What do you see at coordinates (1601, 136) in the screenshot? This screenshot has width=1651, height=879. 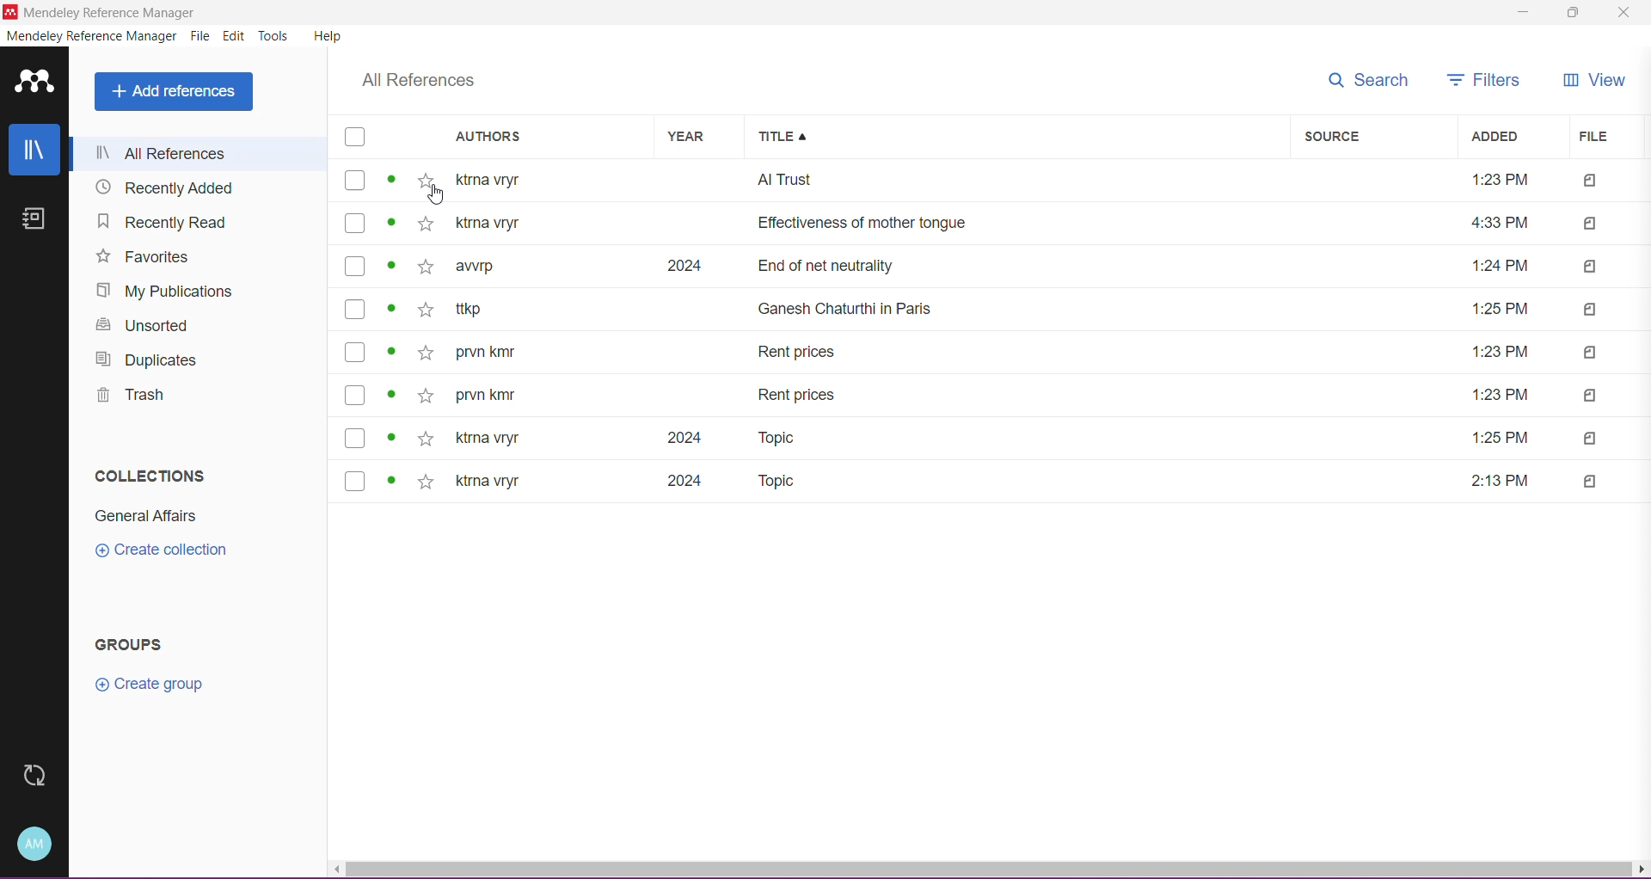 I see `File` at bounding box center [1601, 136].